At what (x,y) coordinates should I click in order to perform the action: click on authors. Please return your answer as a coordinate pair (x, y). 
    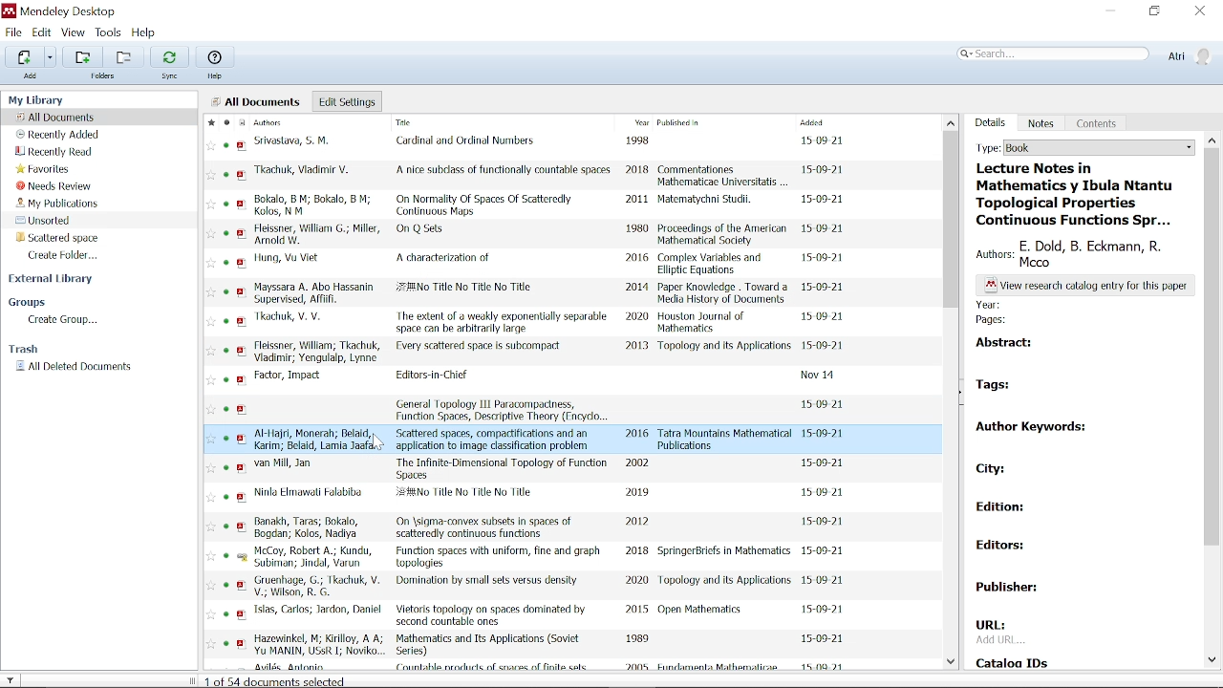
    Looking at the image, I should click on (310, 492).